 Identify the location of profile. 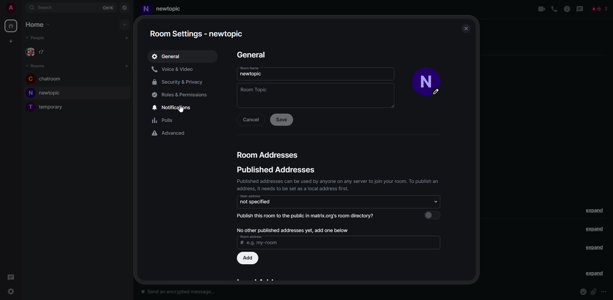
(10, 7).